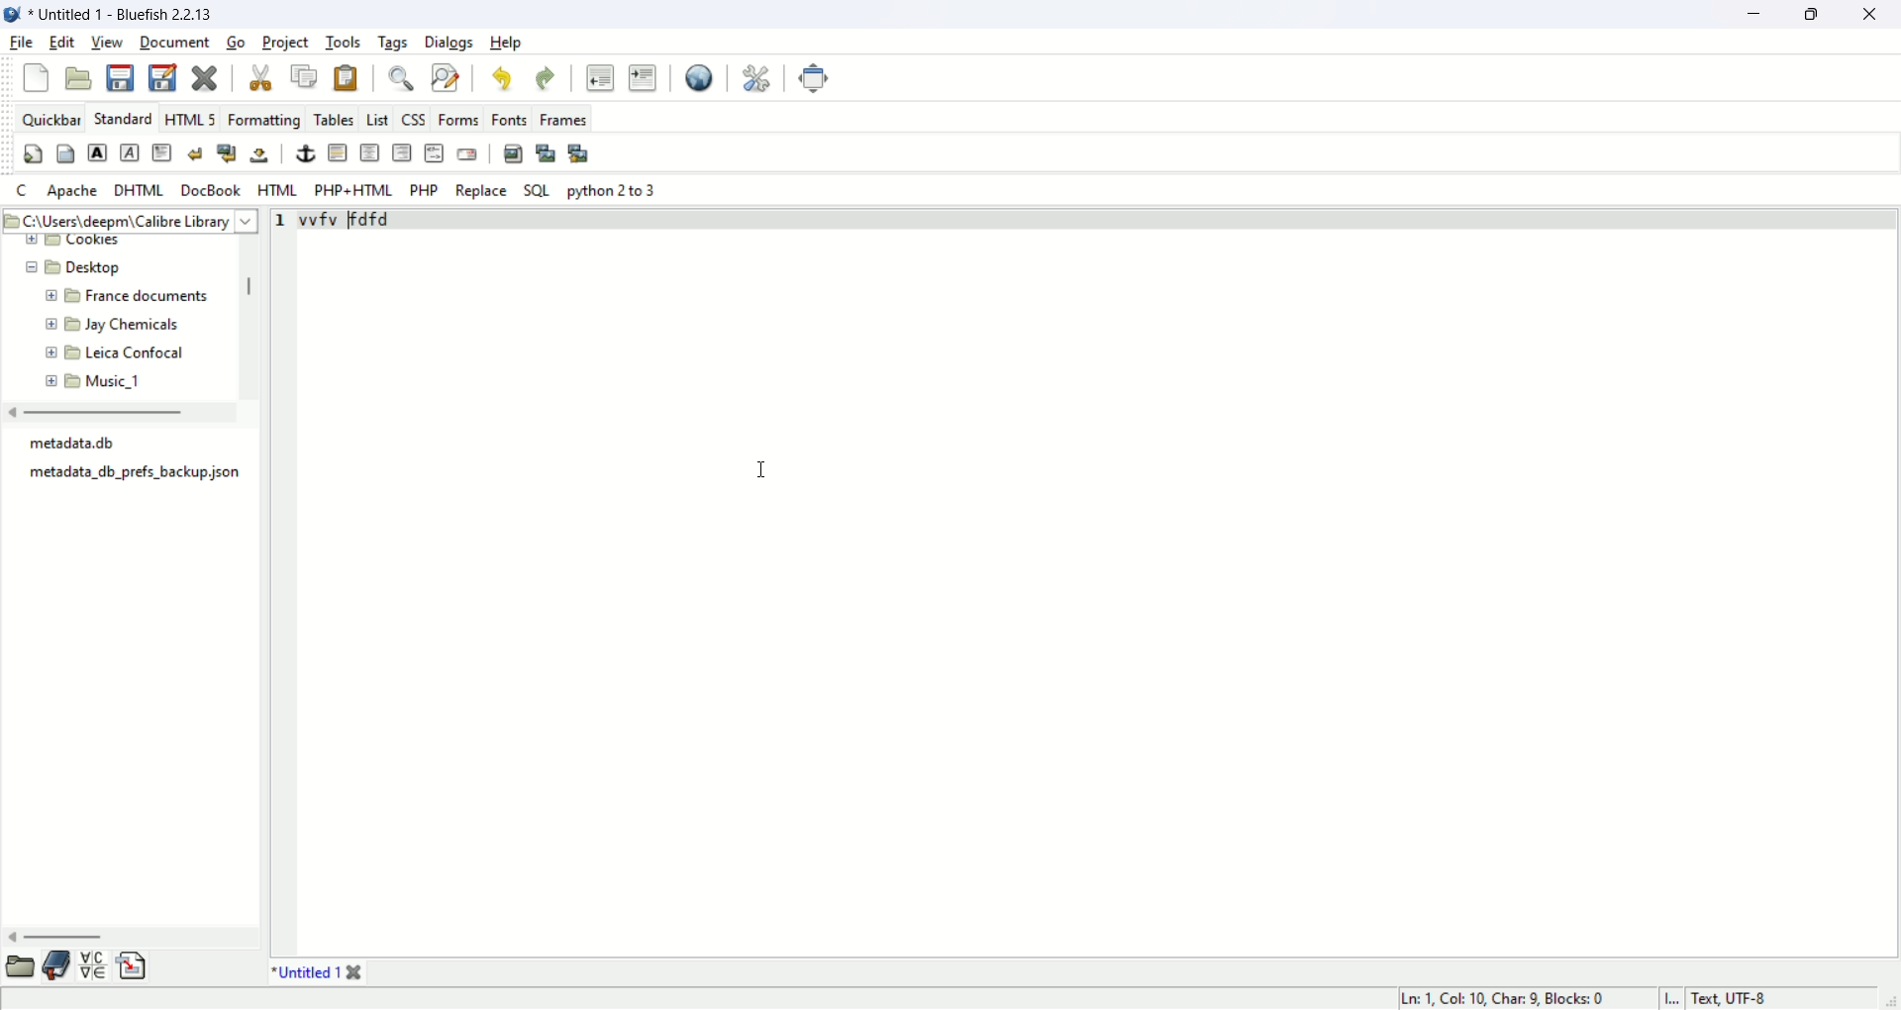 The image size is (1901, 1010). What do you see at coordinates (458, 121) in the screenshot?
I see `forms` at bounding box center [458, 121].